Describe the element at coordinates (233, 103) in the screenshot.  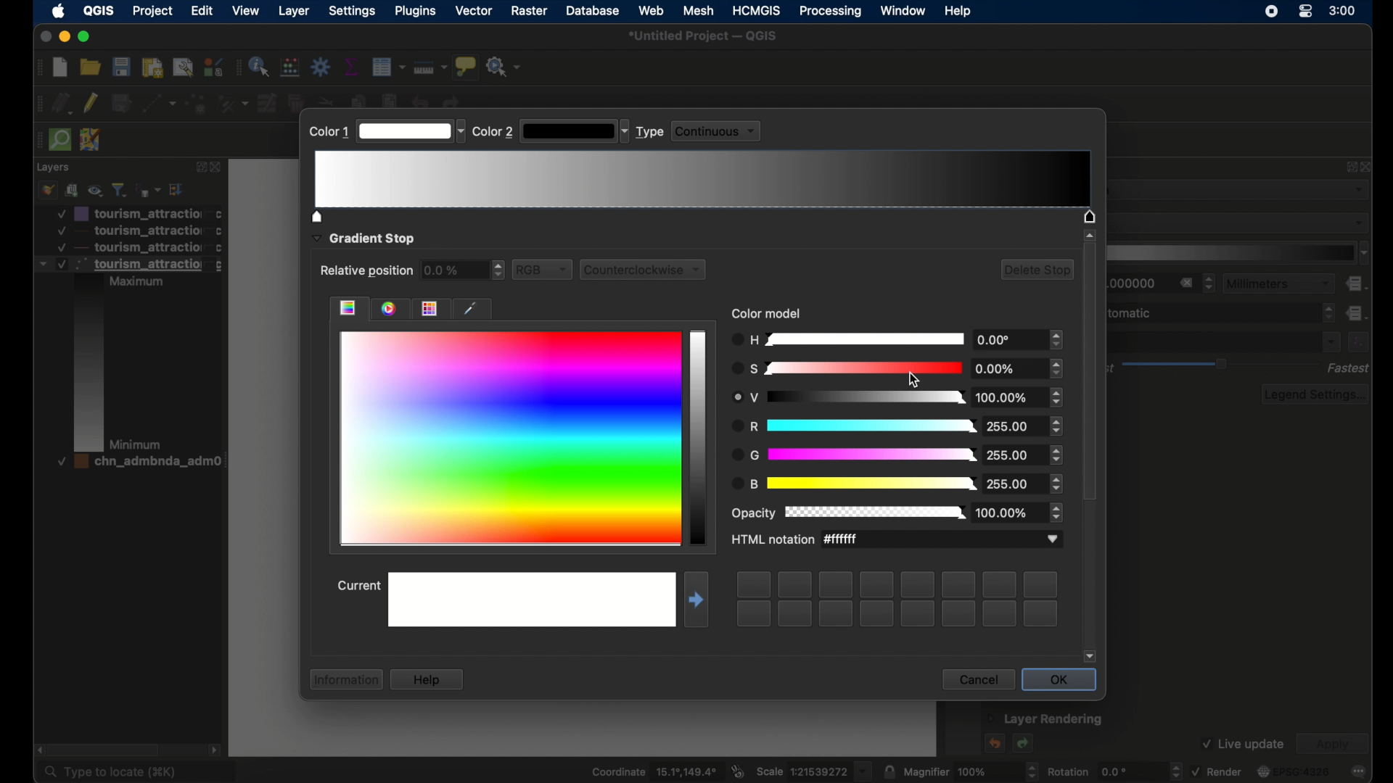
I see `vertex tool` at that location.